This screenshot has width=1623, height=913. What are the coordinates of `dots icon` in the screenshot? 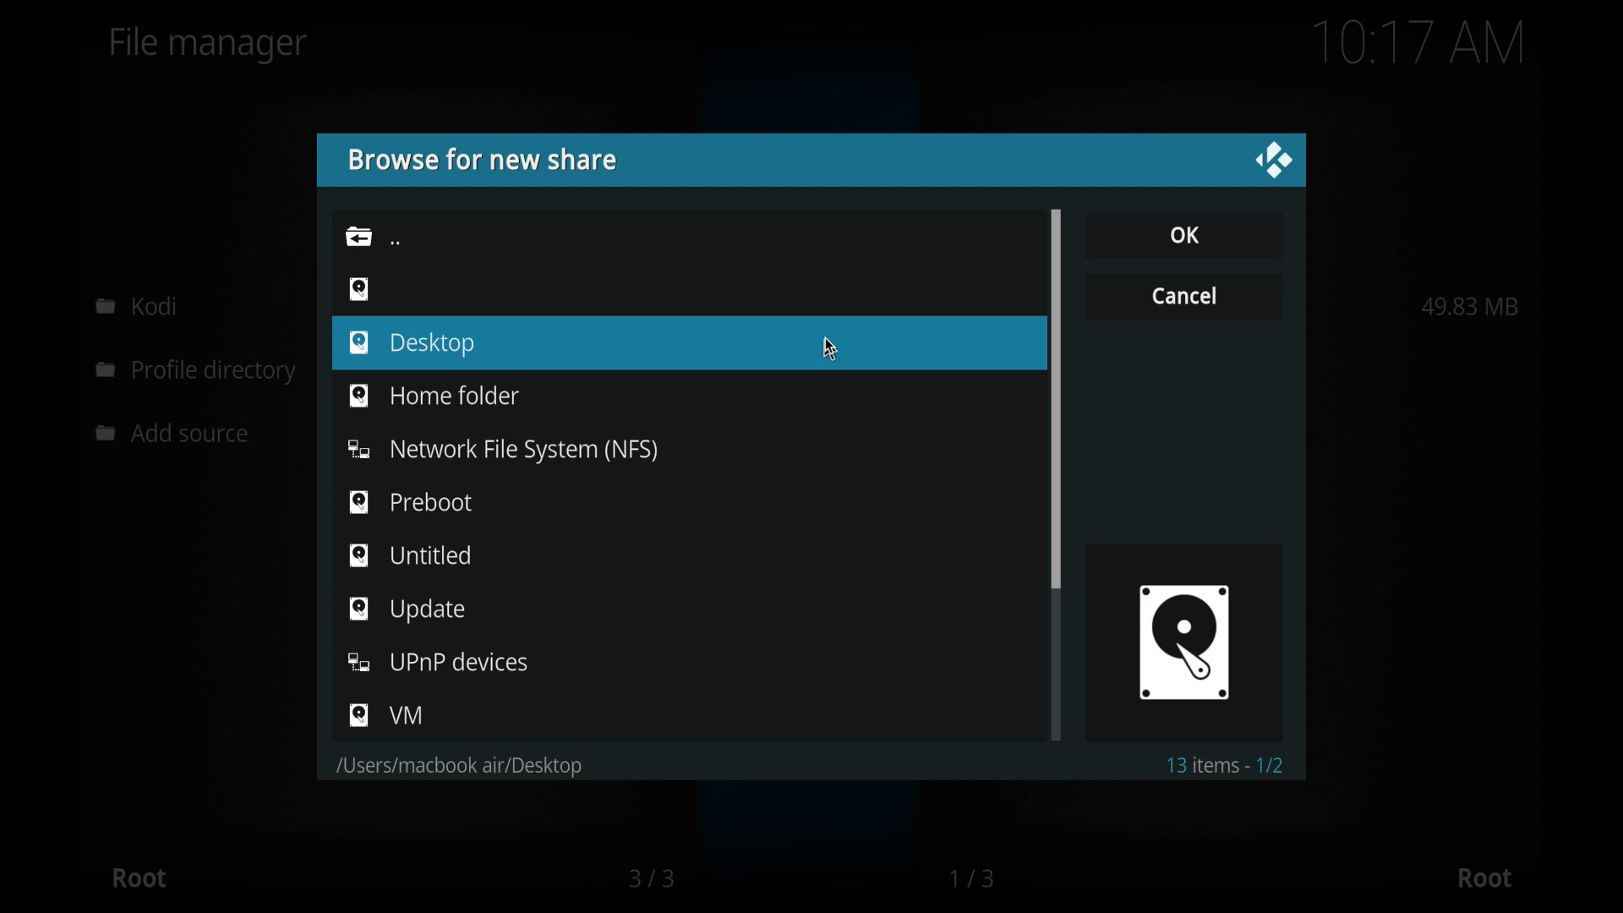 It's located at (396, 242).